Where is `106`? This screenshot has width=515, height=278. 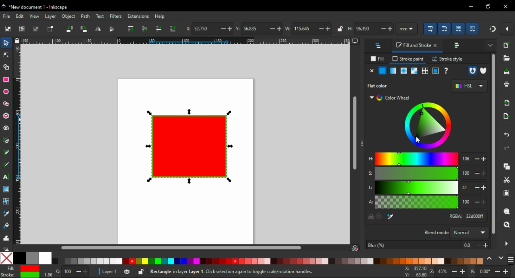 106 is located at coordinates (467, 158).